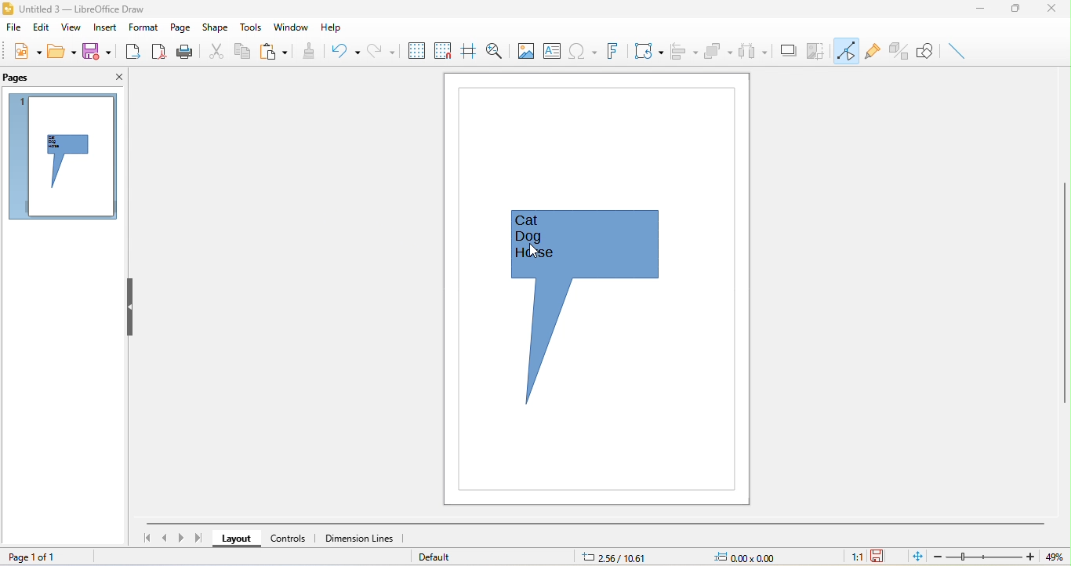  I want to click on page 1, so click(60, 157).